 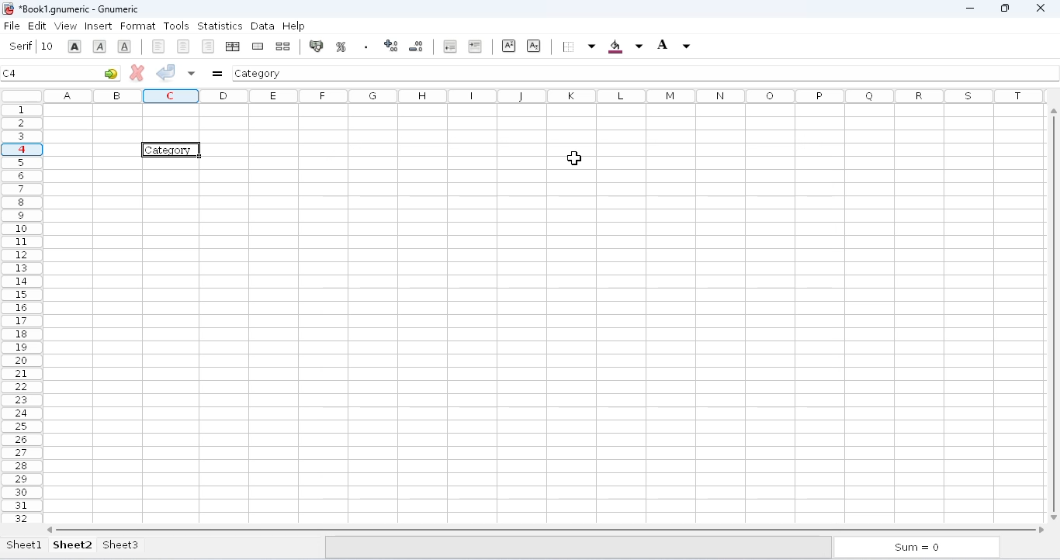 What do you see at coordinates (575, 158) in the screenshot?
I see `cursor` at bounding box center [575, 158].